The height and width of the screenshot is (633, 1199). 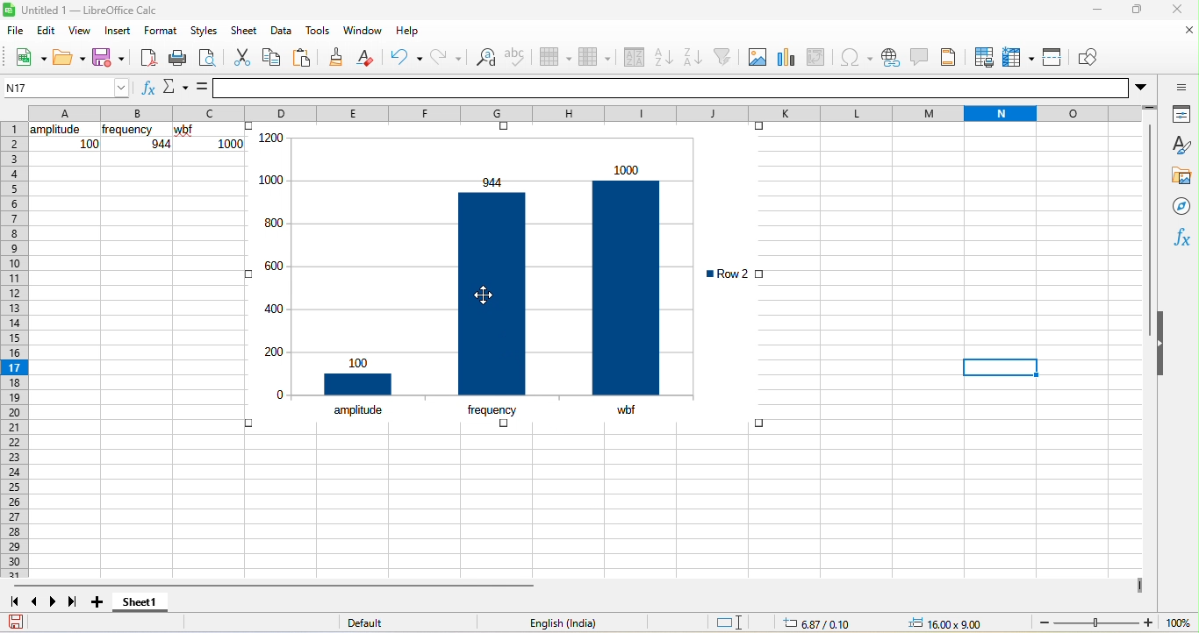 What do you see at coordinates (317, 32) in the screenshot?
I see `tools` at bounding box center [317, 32].